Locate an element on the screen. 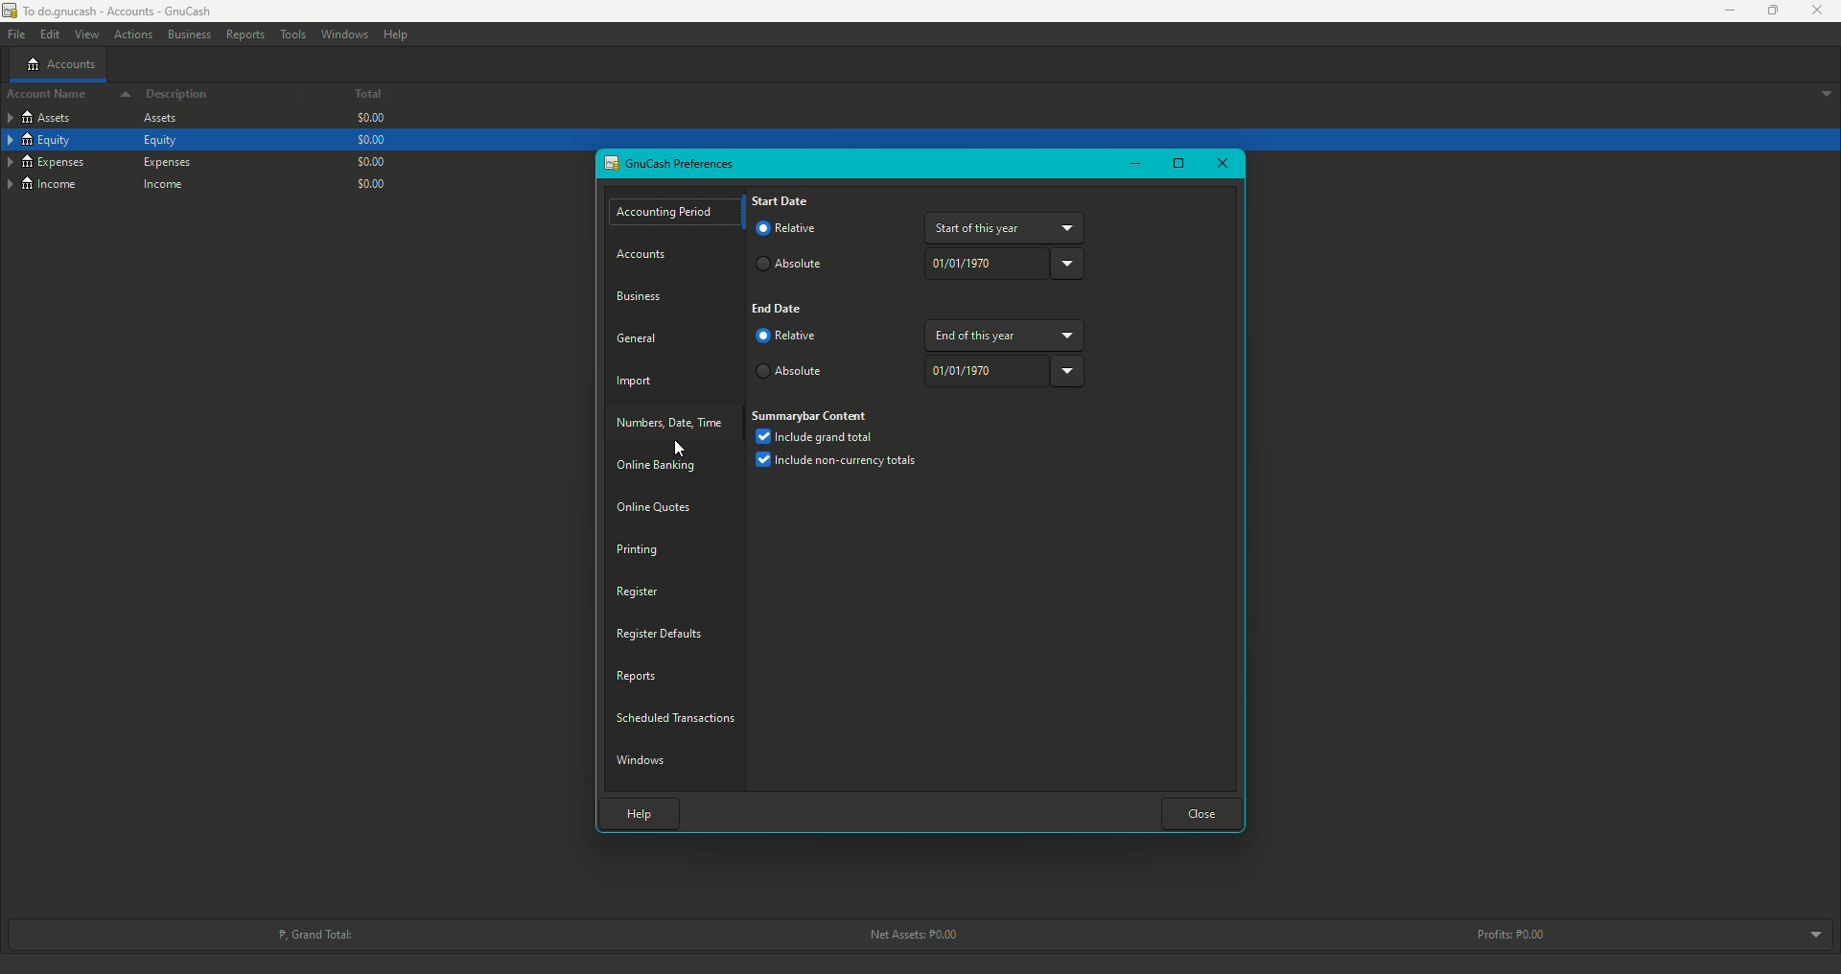 The height and width of the screenshot is (974, 1841). Summarybar is located at coordinates (811, 414).